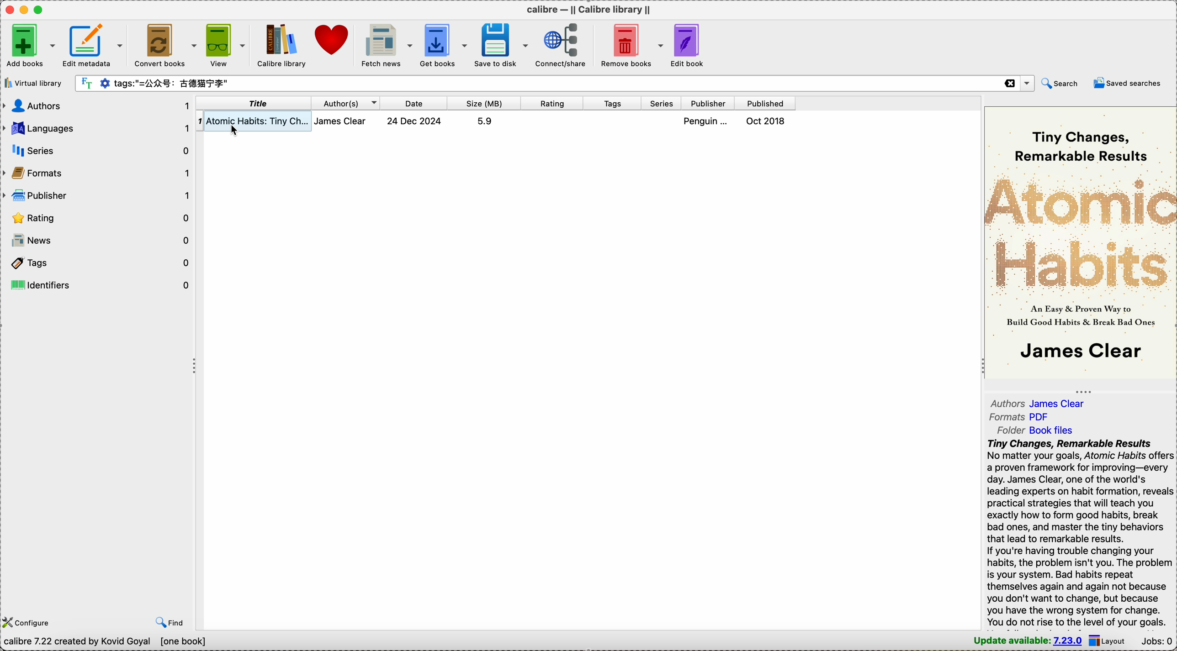 Image resolution: width=1177 pixels, height=651 pixels. Describe the element at coordinates (97, 172) in the screenshot. I see `formats` at that location.